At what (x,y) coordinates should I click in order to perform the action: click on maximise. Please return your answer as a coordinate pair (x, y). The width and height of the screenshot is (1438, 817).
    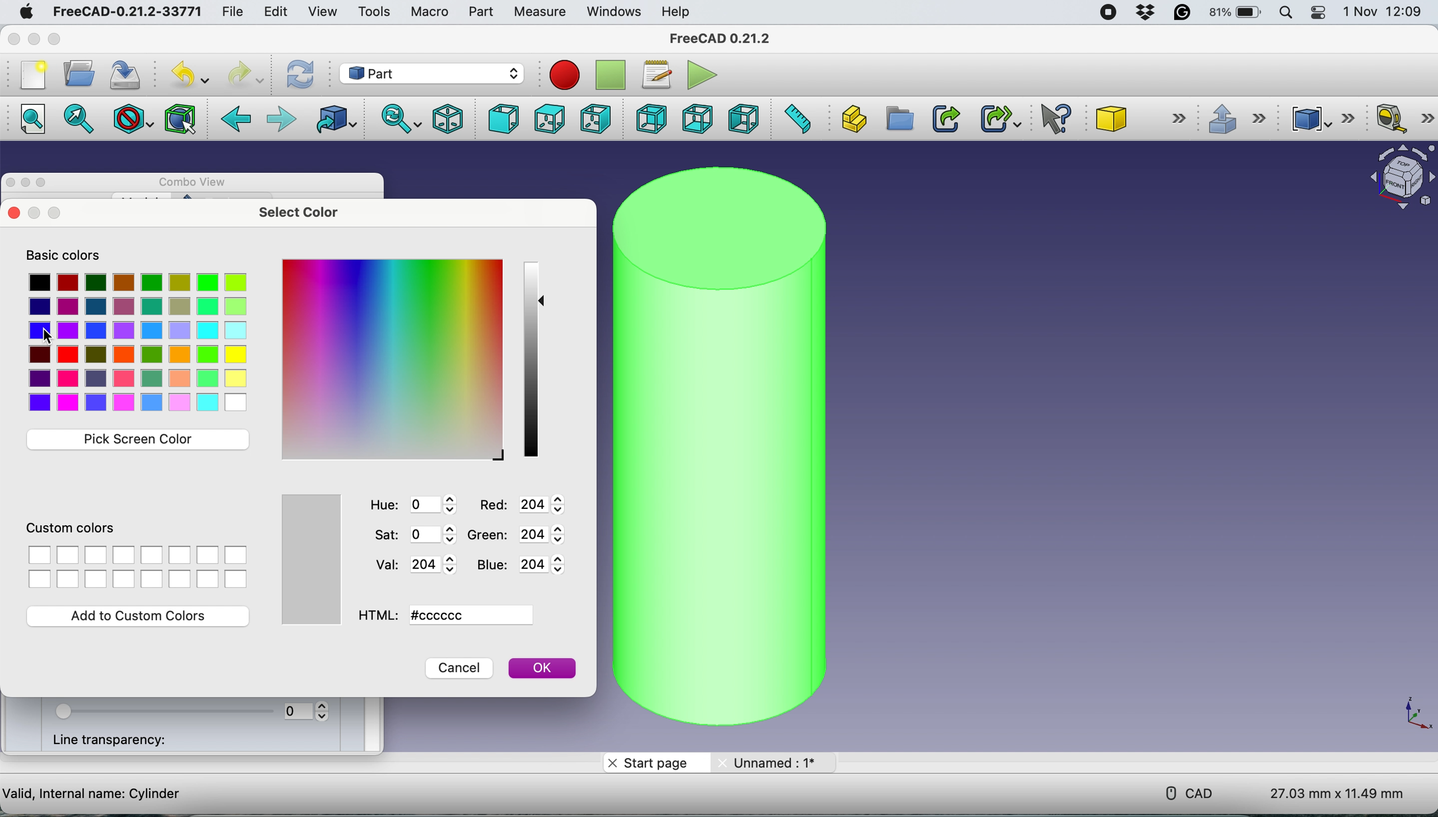
    Looking at the image, I should click on (43, 185).